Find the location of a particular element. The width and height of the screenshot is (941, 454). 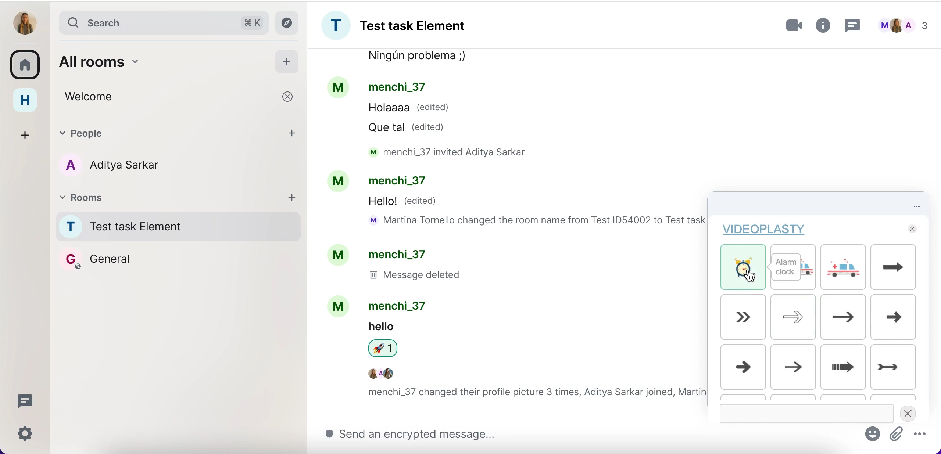

room group is located at coordinates (418, 26).